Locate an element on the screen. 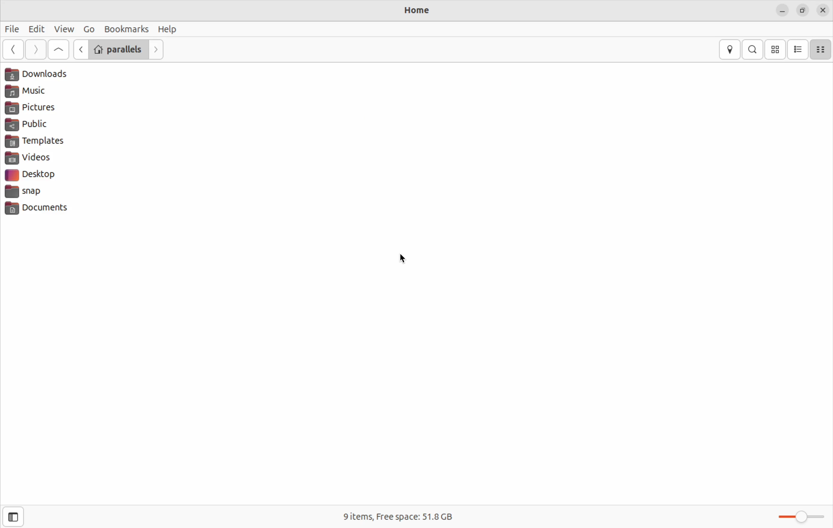 The height and width of the screenshot is (528, 833). snap is located at coordinates (50, 193).